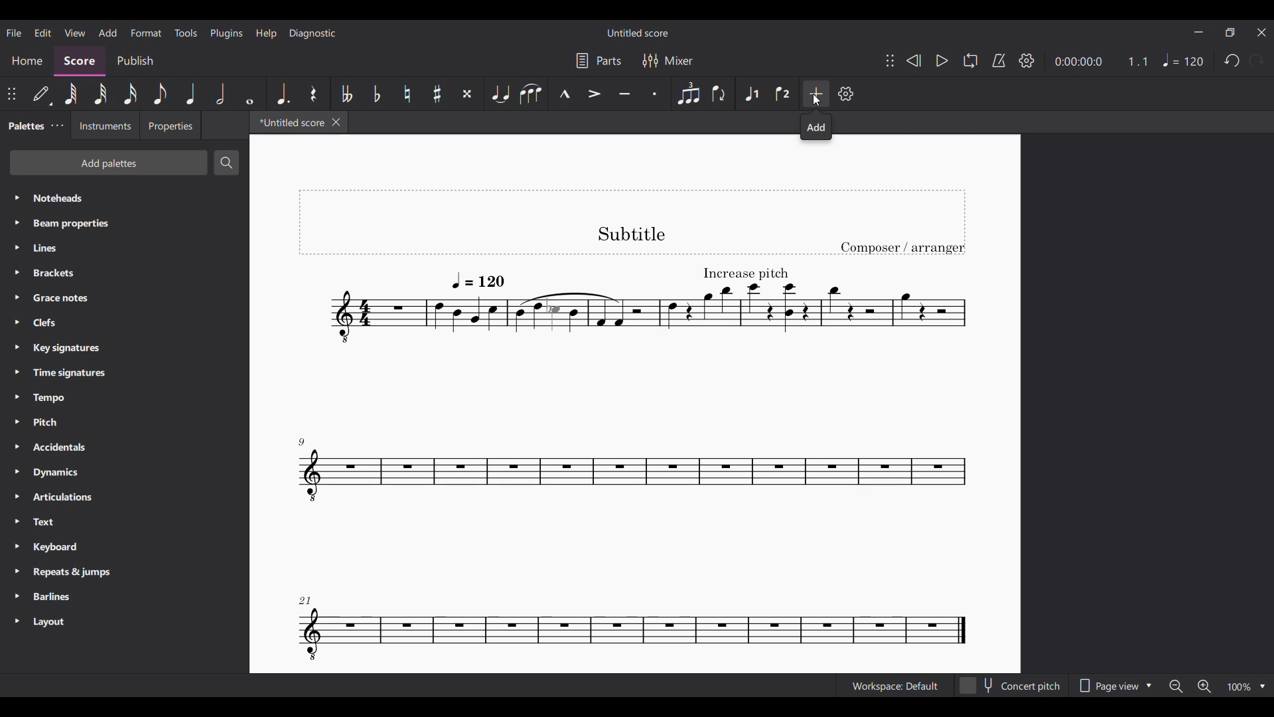  What do you see at coordinates (784, 94) in the screenshot?
I see `Voice 2` at bounding box center [784, 94].